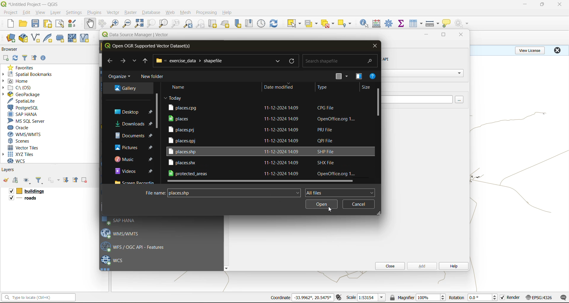  What do you see at coordinates (27, 134) in the screenshot?
I see `wms/wmts` at bounding box center [27, 134].